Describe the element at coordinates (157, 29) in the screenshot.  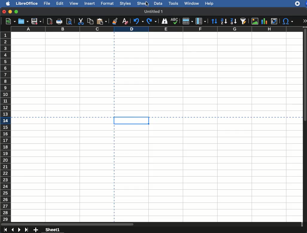
I see `column` at that location.